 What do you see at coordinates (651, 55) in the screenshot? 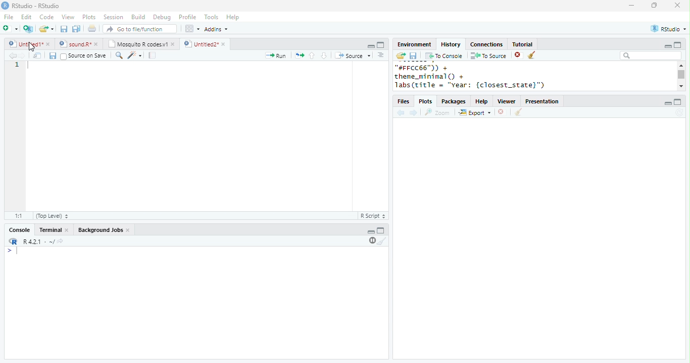
I see `search bar` at bounding box center [651, 55].